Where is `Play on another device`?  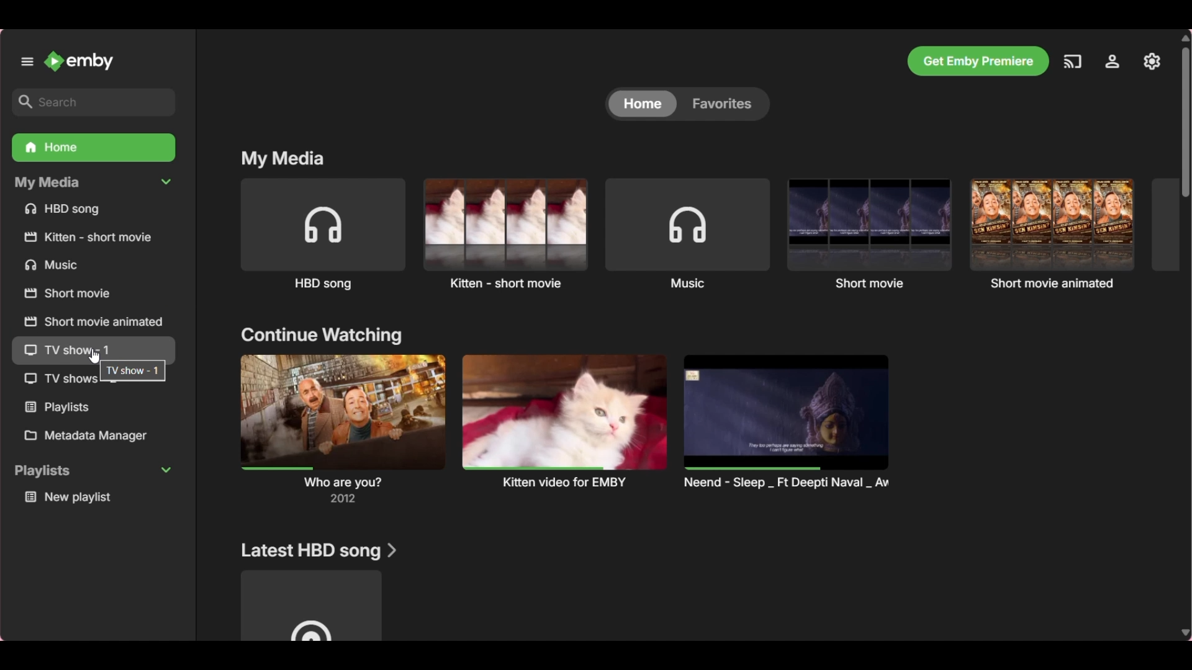 Play on another device is located at coordinates (1072, 61).